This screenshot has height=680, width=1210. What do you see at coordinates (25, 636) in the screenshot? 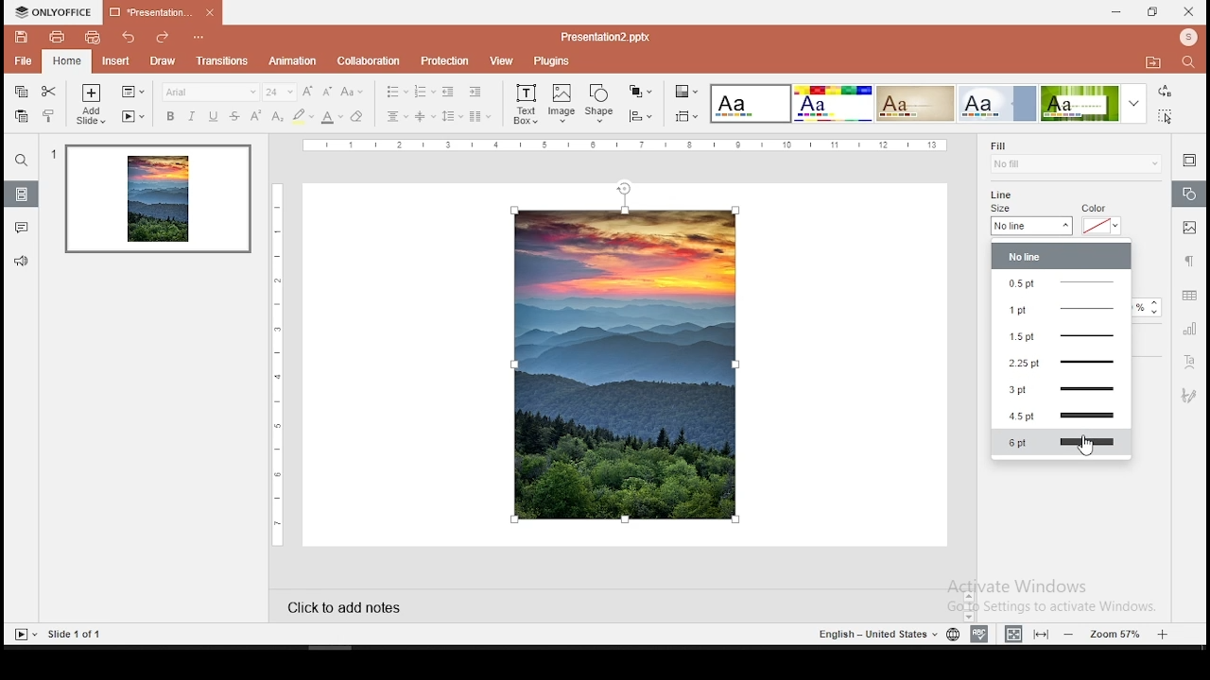
I see `start slideshow` at bounding box center [25, 636].